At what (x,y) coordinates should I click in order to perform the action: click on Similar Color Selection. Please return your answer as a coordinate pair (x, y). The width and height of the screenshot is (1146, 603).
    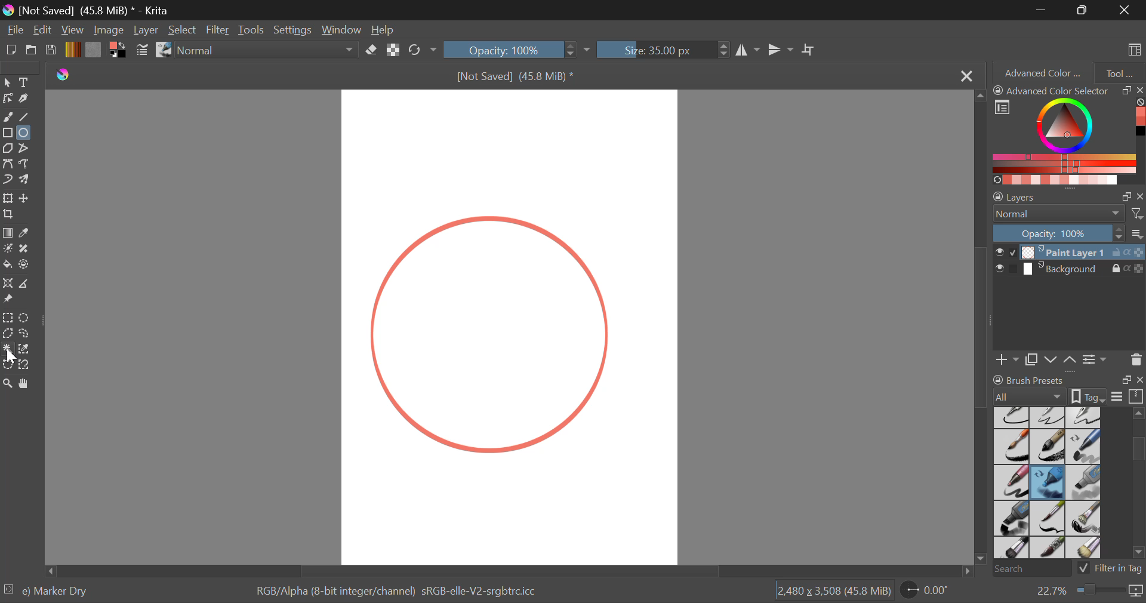
    Looking at the image, I should click on (27, 350).